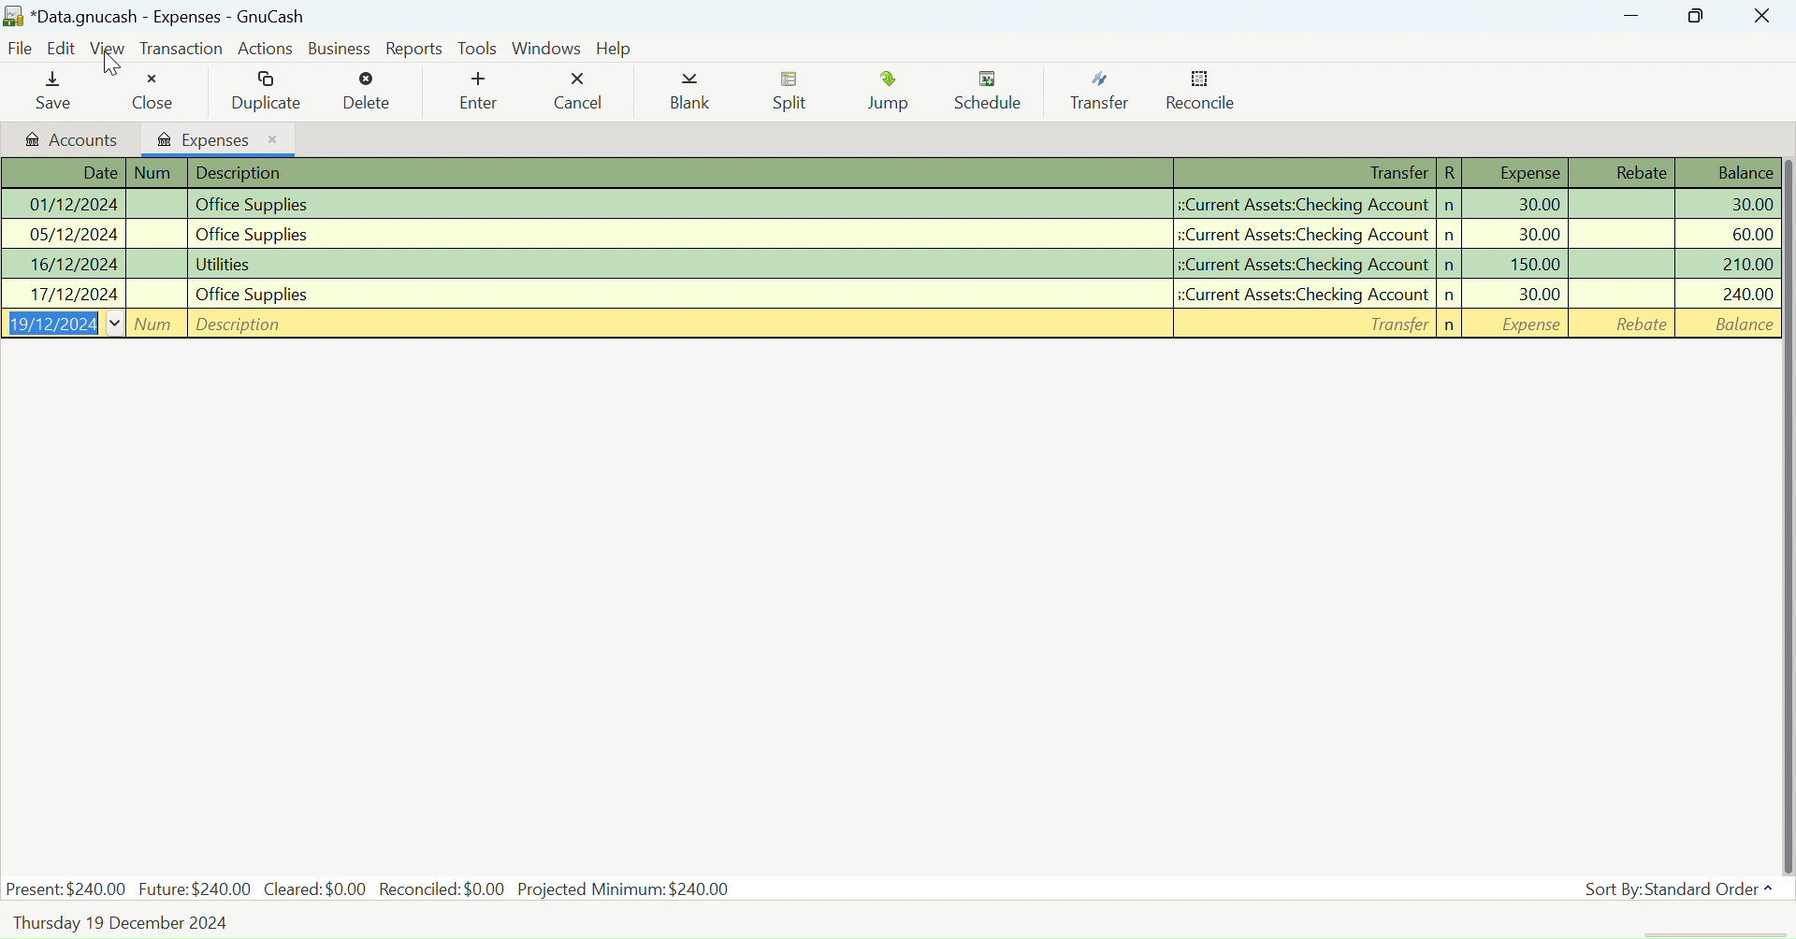 The width and height of the screenshot is (1796, 939). I want to click on Office Supplies Transaction, so click(888, 234).